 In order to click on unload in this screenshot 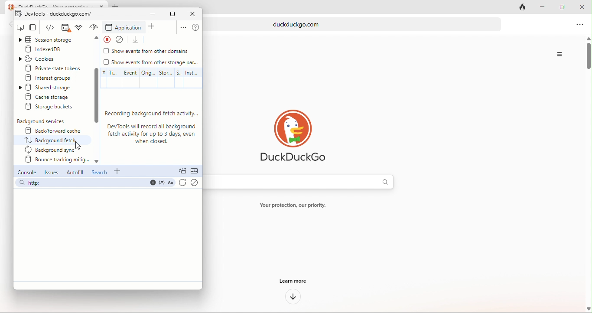, I will do `click(137, 40)`.